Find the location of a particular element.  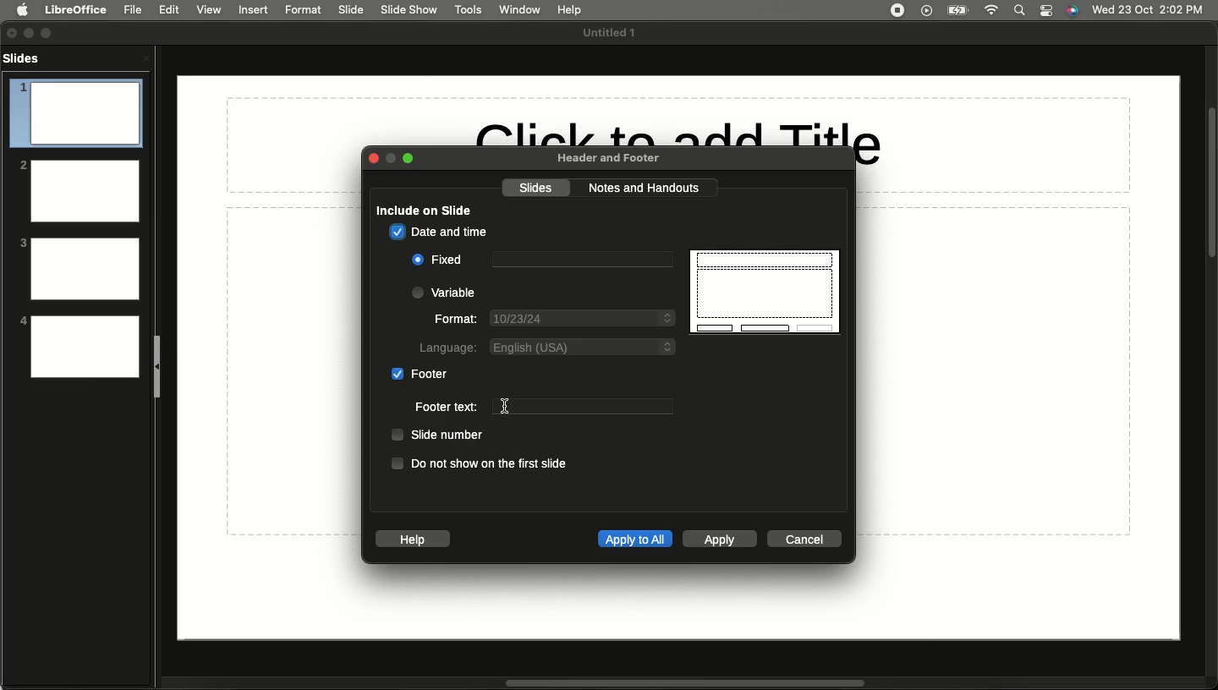

File name is located at coordinates (613, 33).